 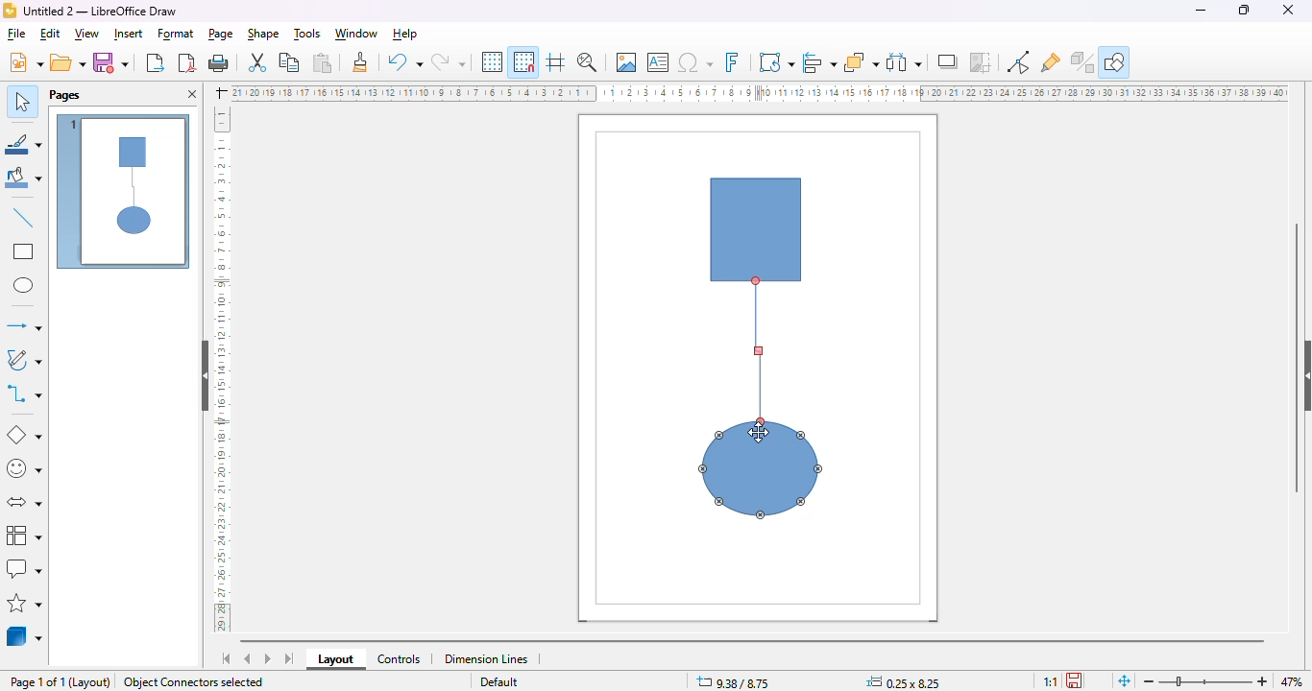 What do you see at coordinates (1244, 10) in the screenshot?
I see `maximize` at bounding box center [1244, 10].